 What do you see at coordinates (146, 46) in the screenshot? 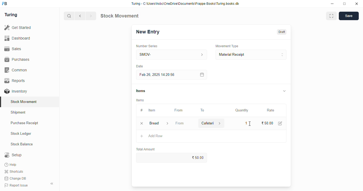
I see `number series` at bounding box center [146, 46].